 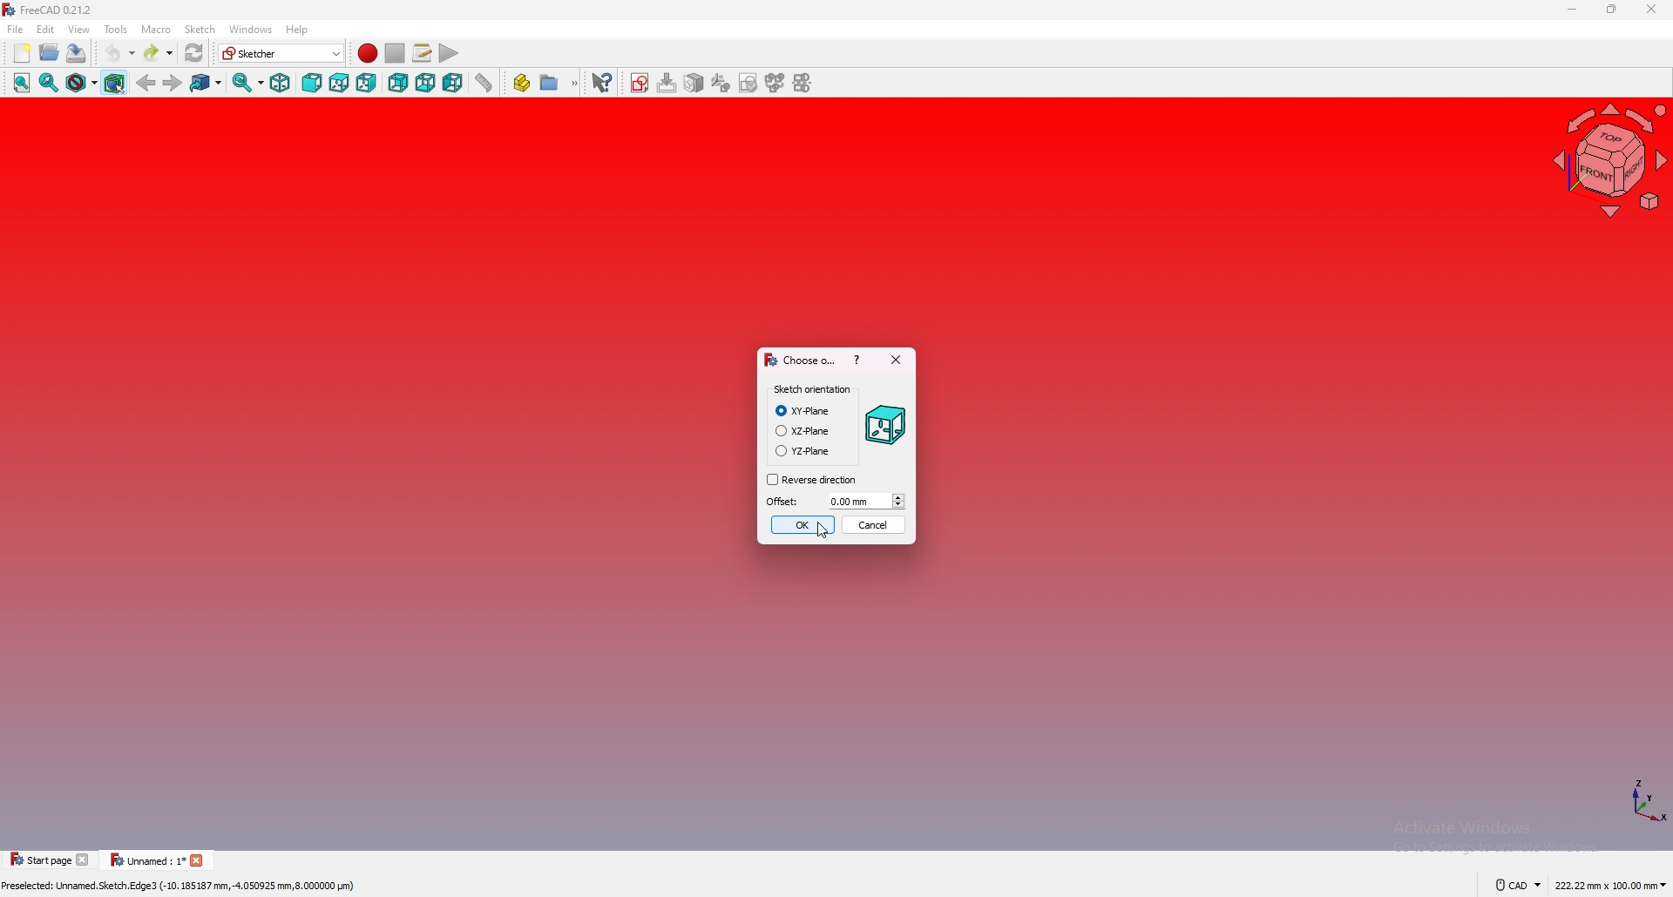 What do you see at coordinates (696, 83) in the screenshot?
I see `attach sketch` at bounding box center [696, 83].